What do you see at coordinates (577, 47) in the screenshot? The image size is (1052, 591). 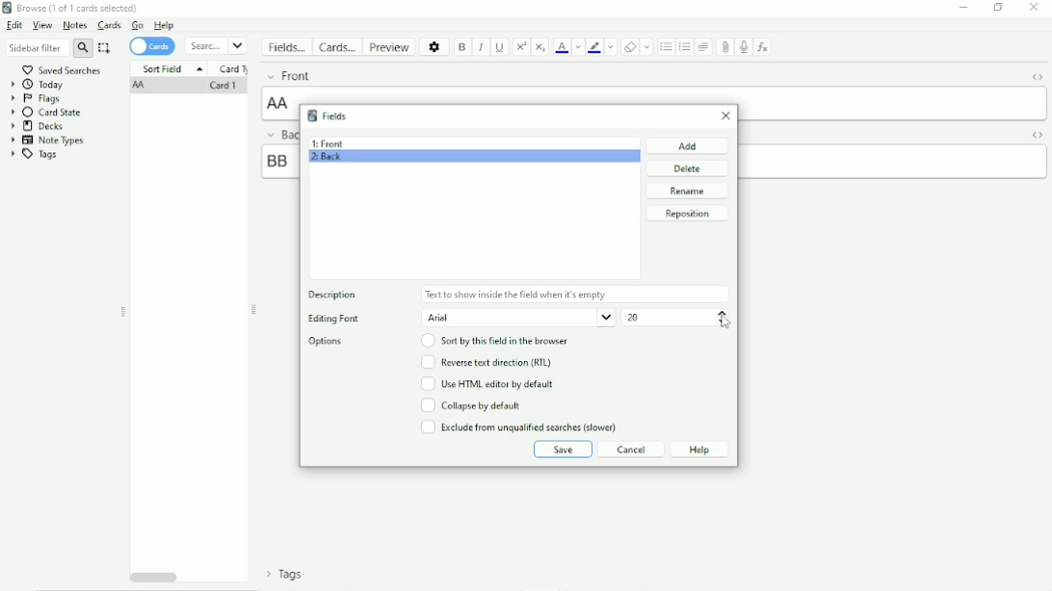 I see `Change color` at bounding box center [577, 47].